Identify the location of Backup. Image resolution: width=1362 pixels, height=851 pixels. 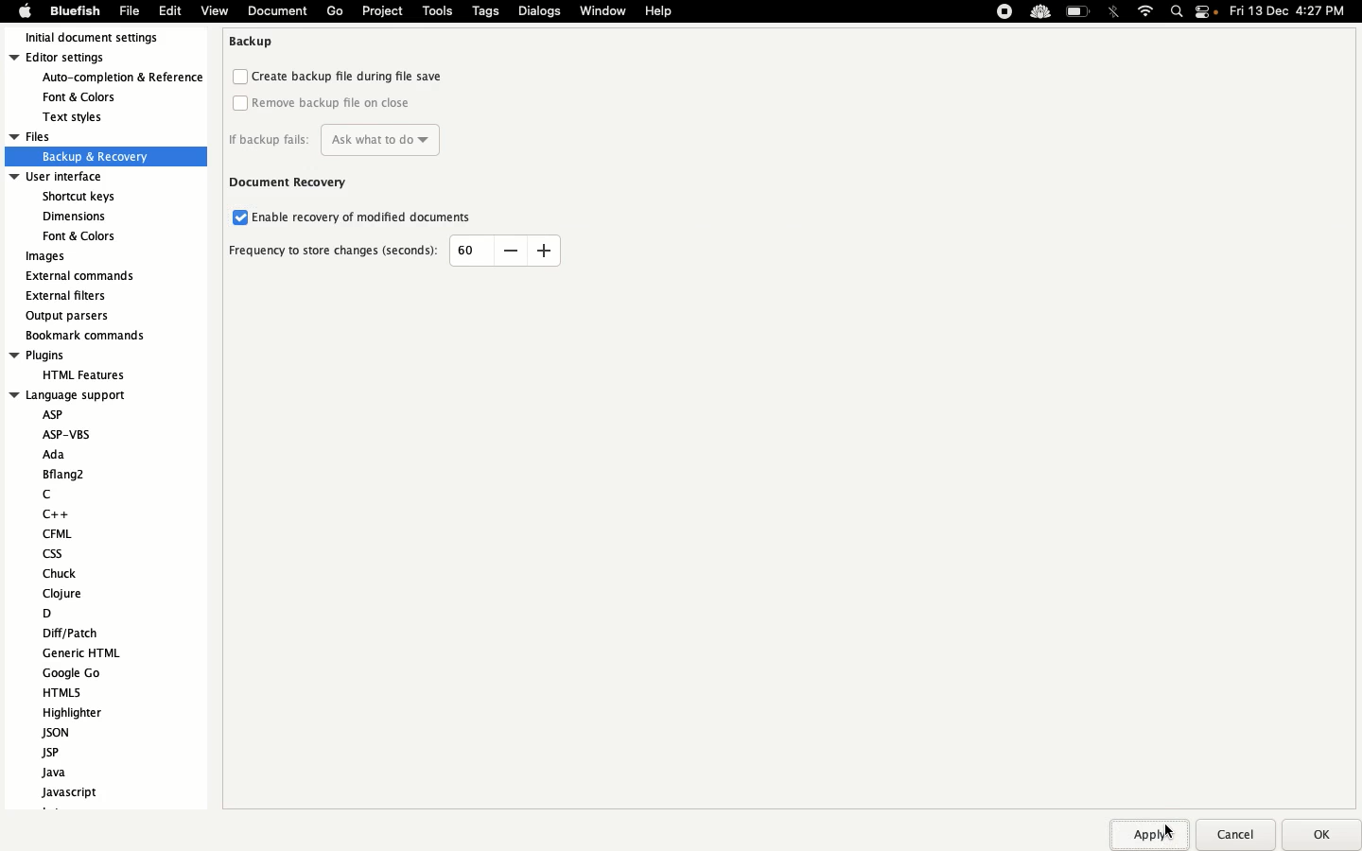
(255, 44).